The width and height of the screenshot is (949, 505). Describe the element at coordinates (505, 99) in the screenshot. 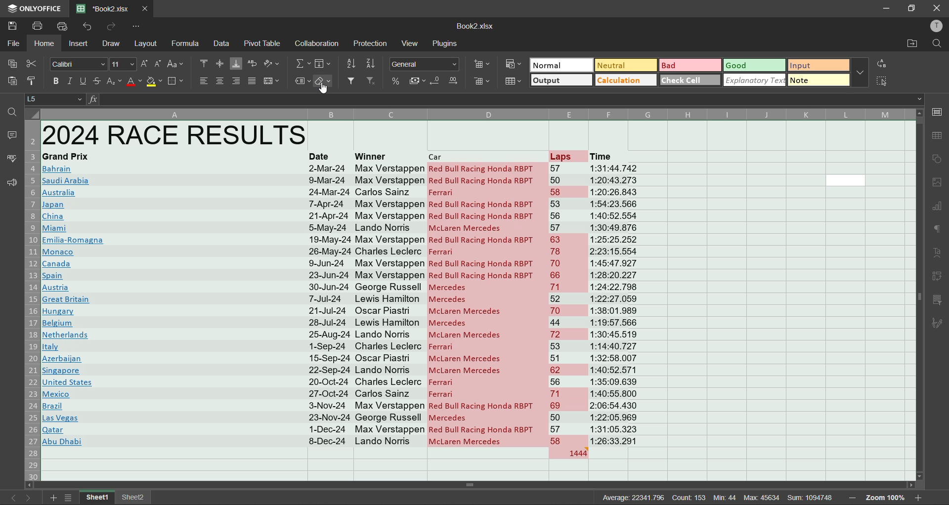

I see `formula bar` at that location.